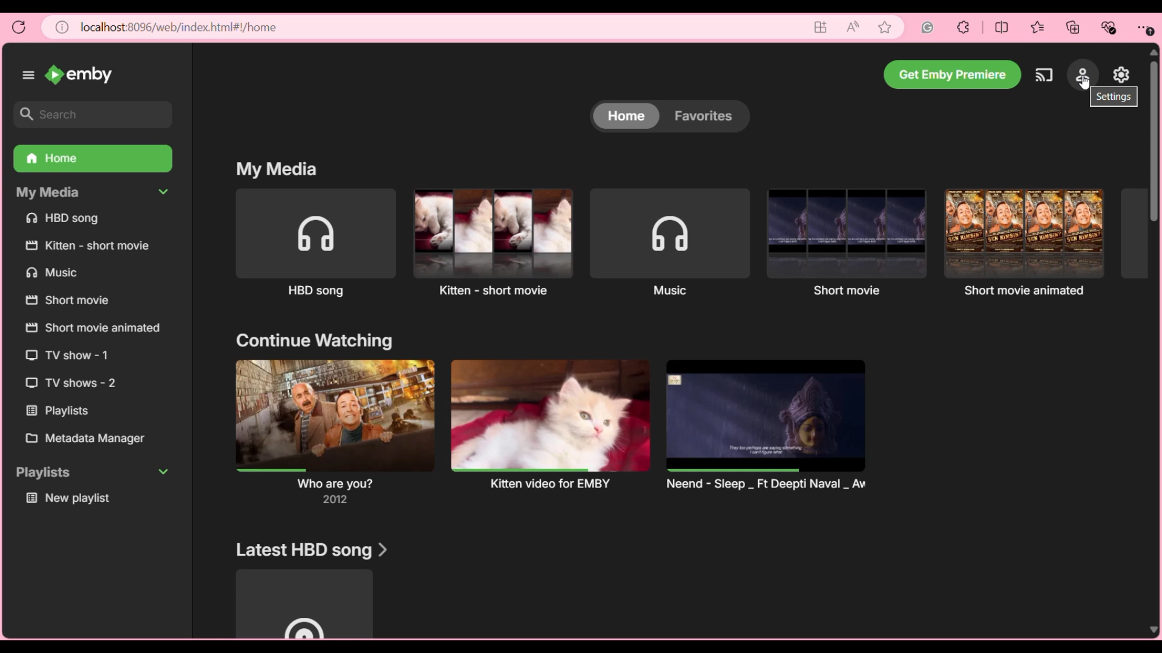 This screenshot has width=1162, height=653. I want to click on Grammarly extension for browser, so click(928, 27).